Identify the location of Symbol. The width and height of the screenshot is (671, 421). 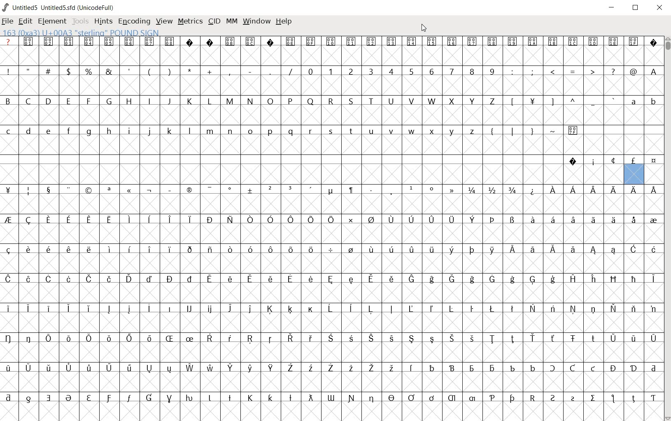
(291, 42).